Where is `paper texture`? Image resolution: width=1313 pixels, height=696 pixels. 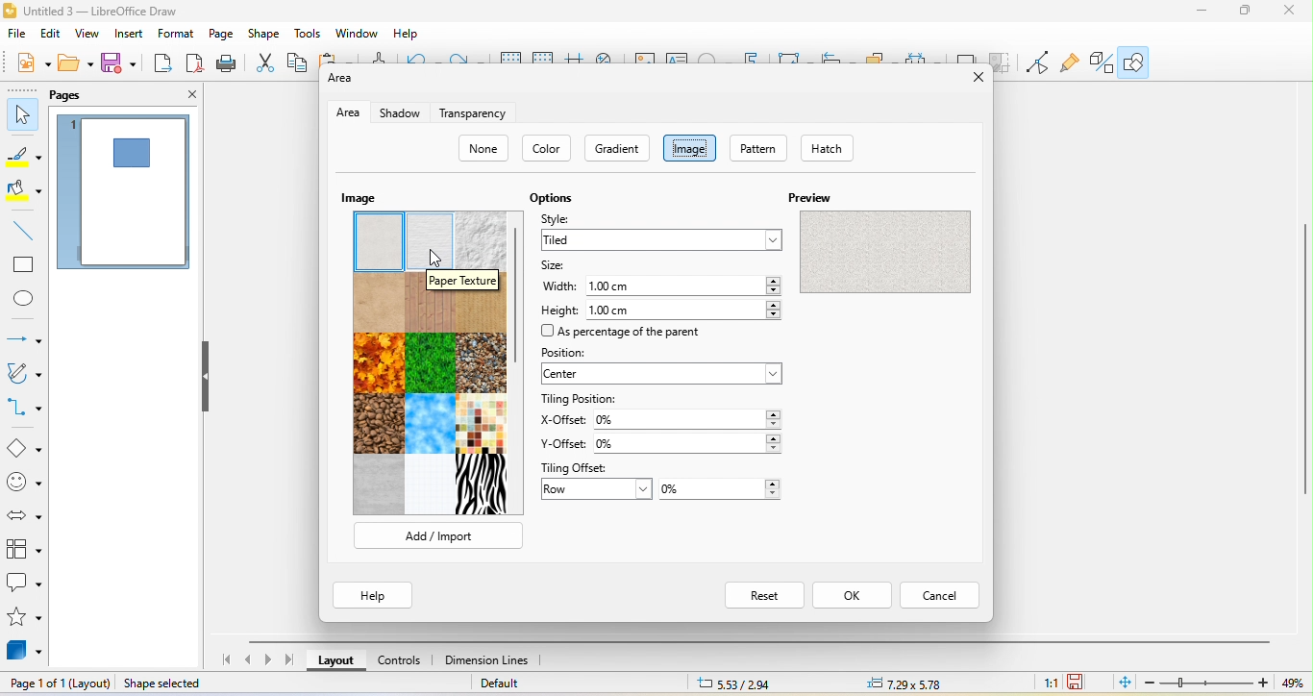
paper texture is located at coordinates (462, 281).